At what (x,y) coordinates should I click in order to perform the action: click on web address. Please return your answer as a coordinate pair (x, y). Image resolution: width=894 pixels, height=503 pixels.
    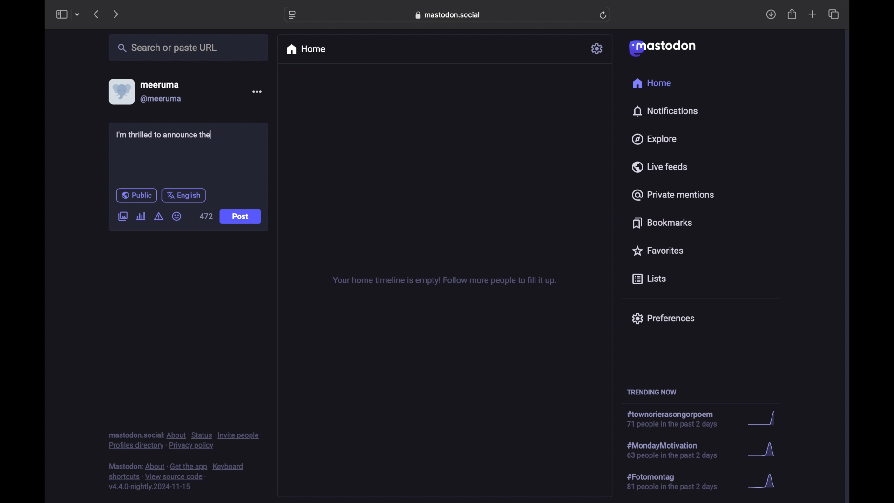
    Looking at the image, I should click on (448, 15).